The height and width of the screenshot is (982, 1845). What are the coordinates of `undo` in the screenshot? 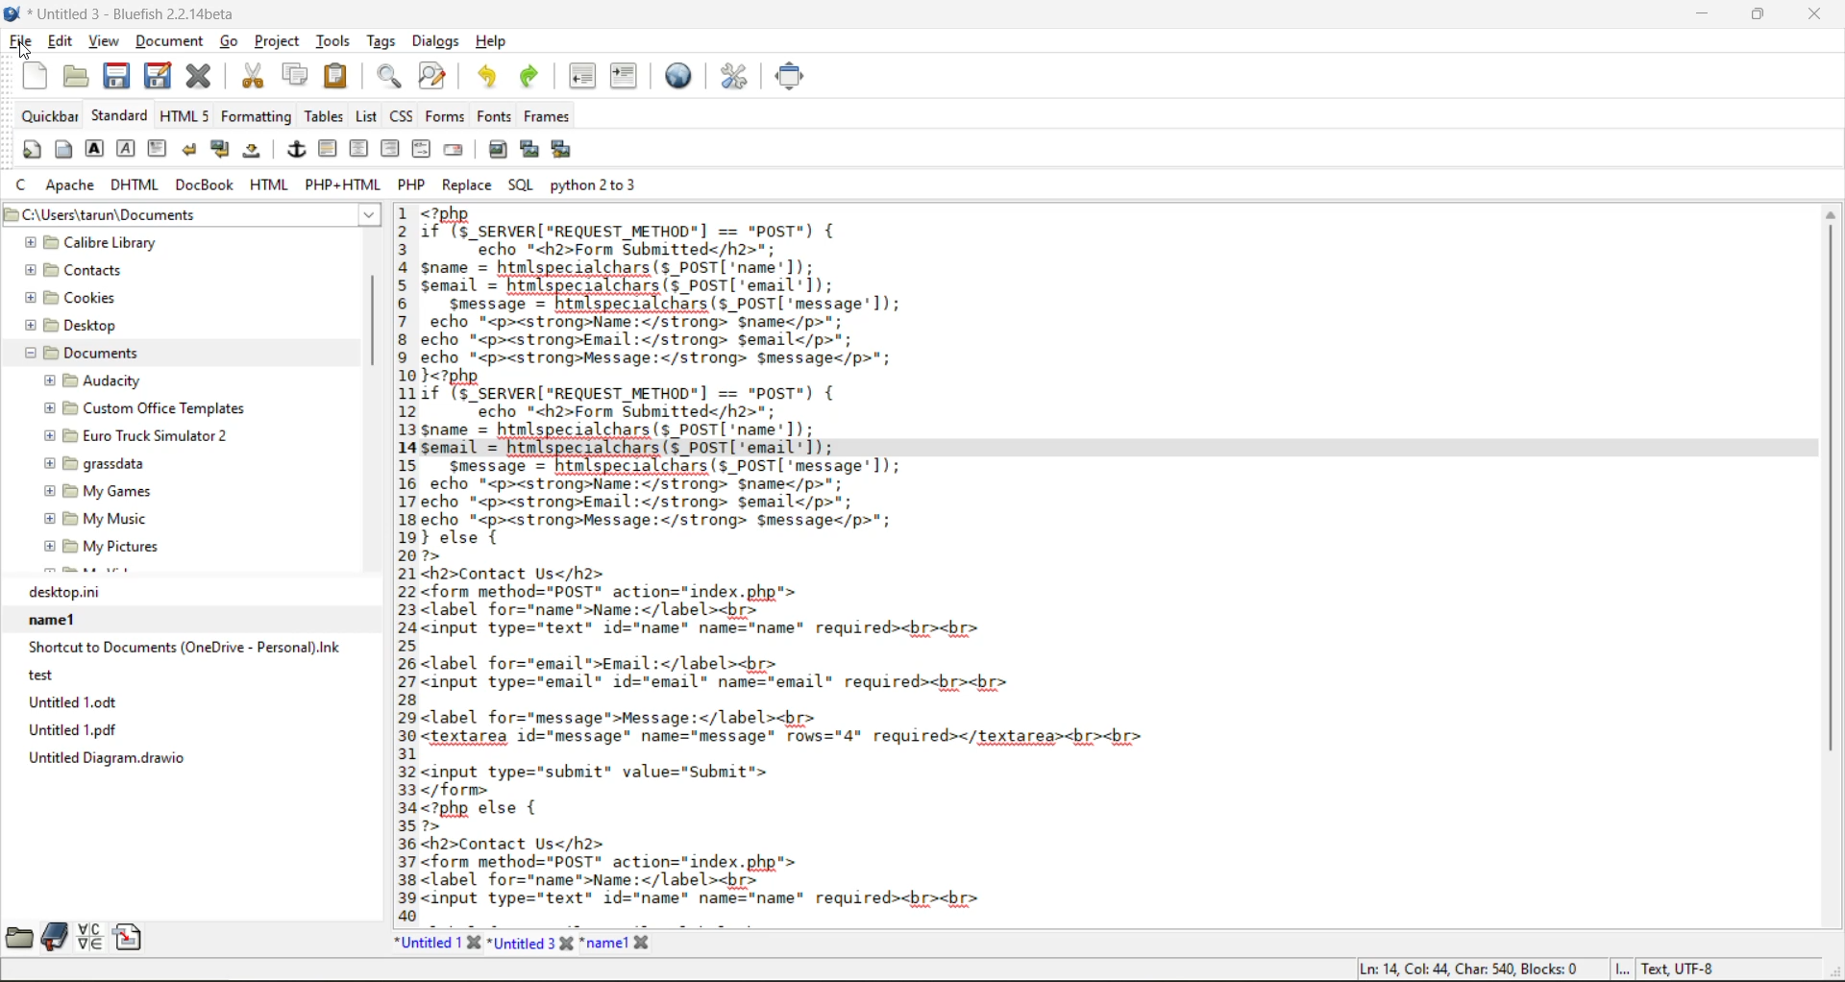 It's located at (485, 76).